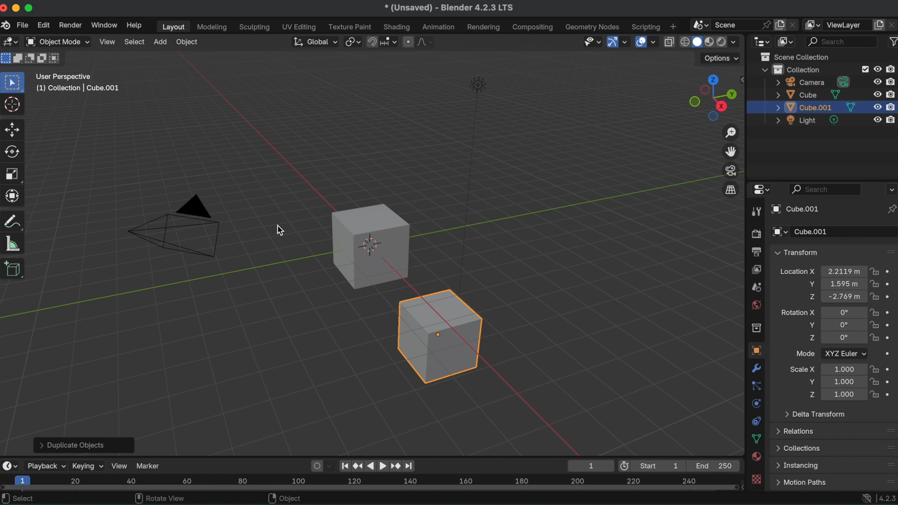  Describe the element at coordinates (786, 41) in the screenshot. I see `display mode` at that location.